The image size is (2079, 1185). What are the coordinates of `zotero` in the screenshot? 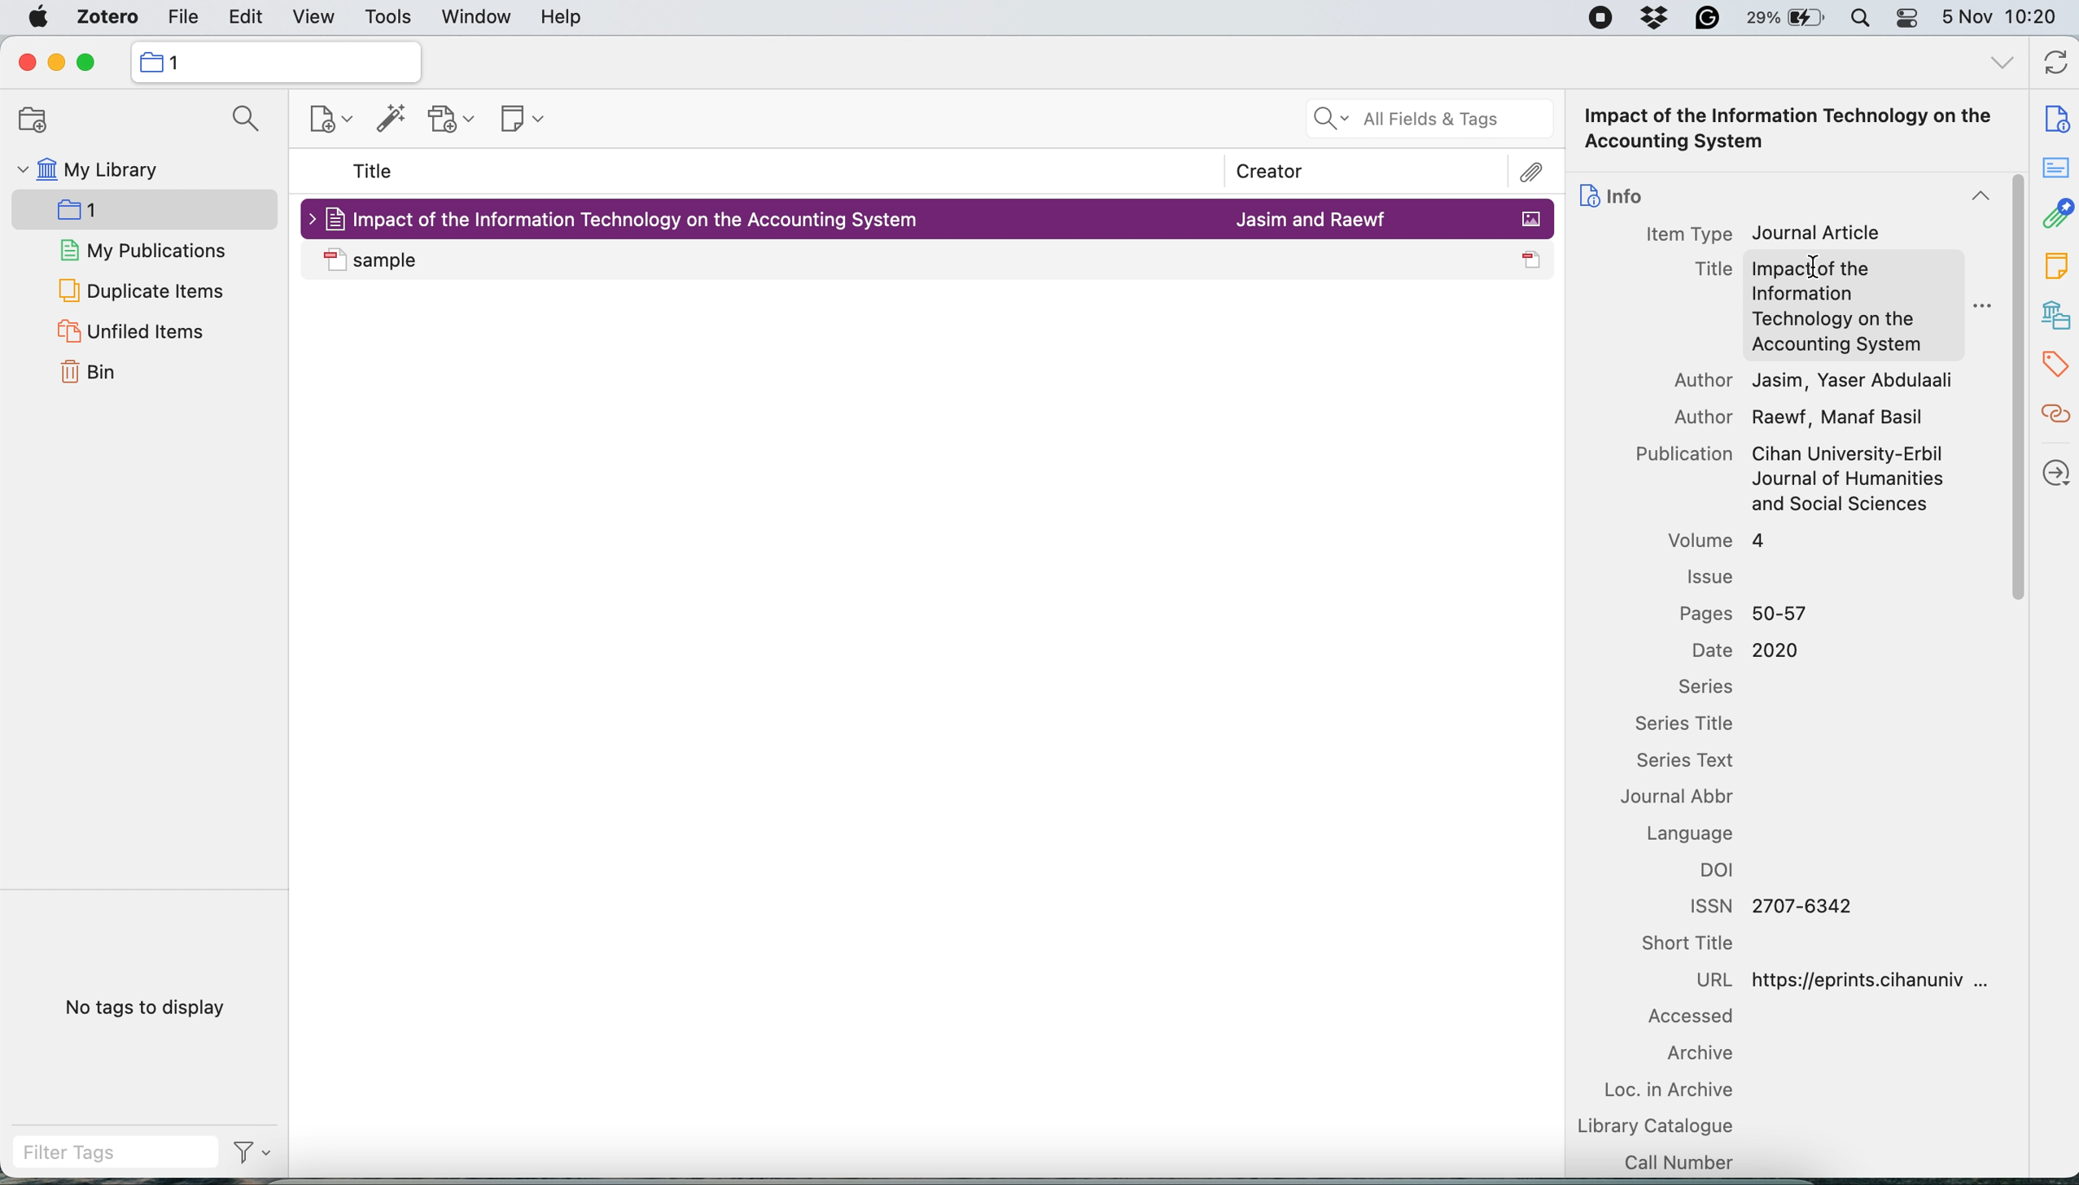 It's located at (103, 19).